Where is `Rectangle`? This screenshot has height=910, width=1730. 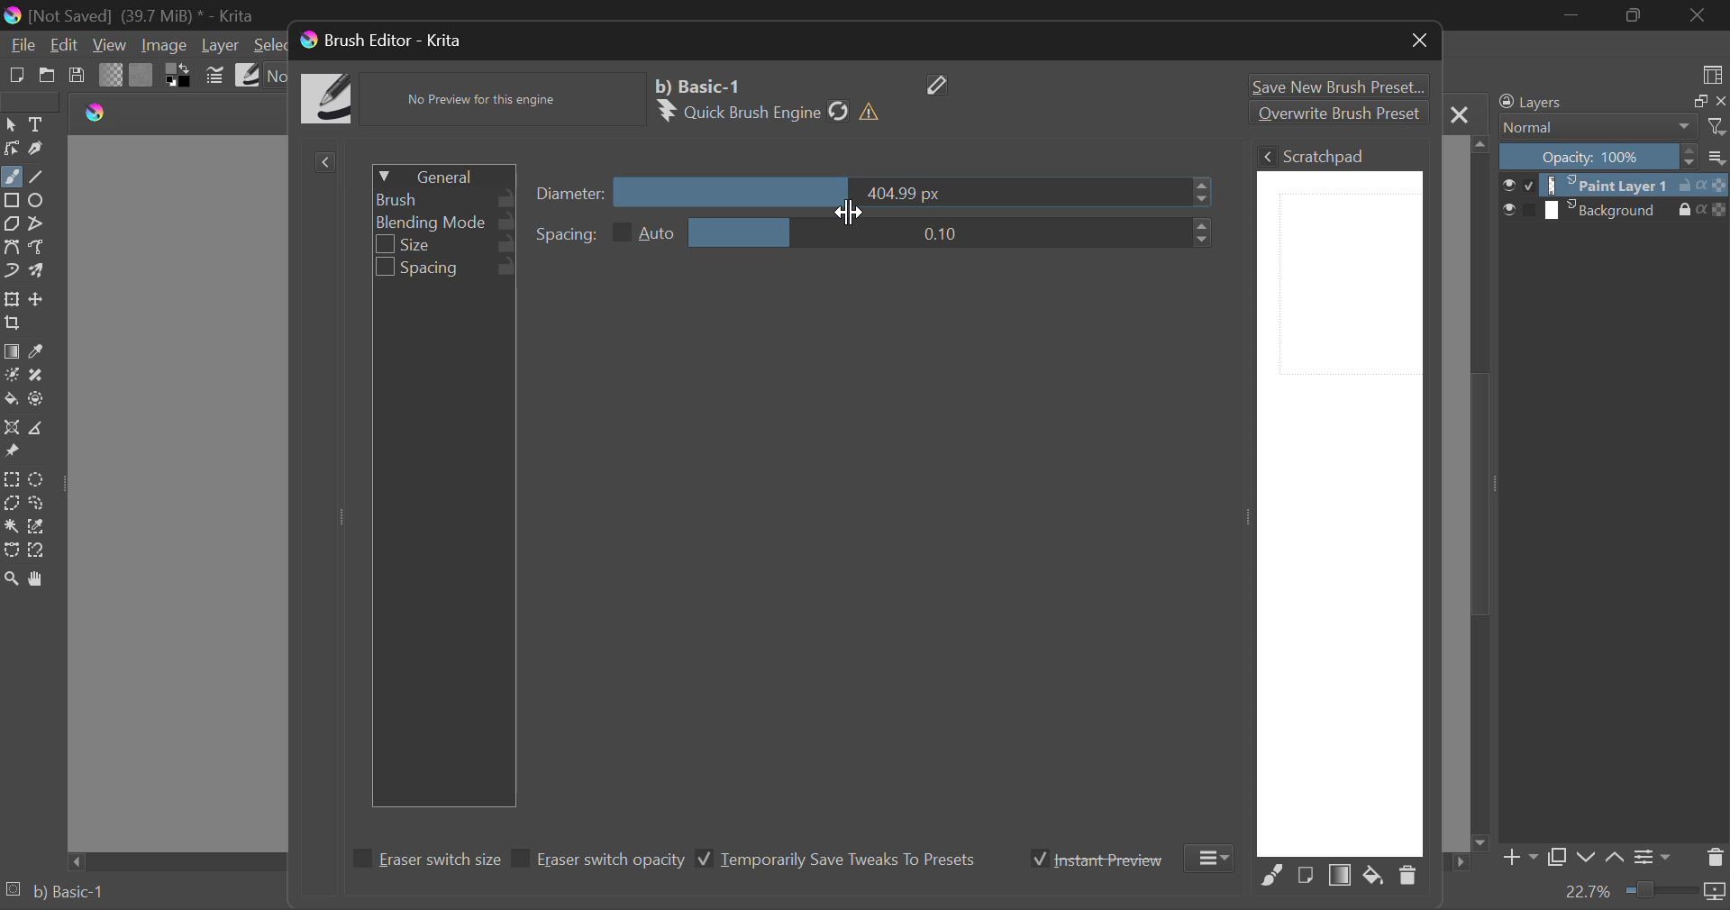
Rectangle is located at coordinates (11, 199).